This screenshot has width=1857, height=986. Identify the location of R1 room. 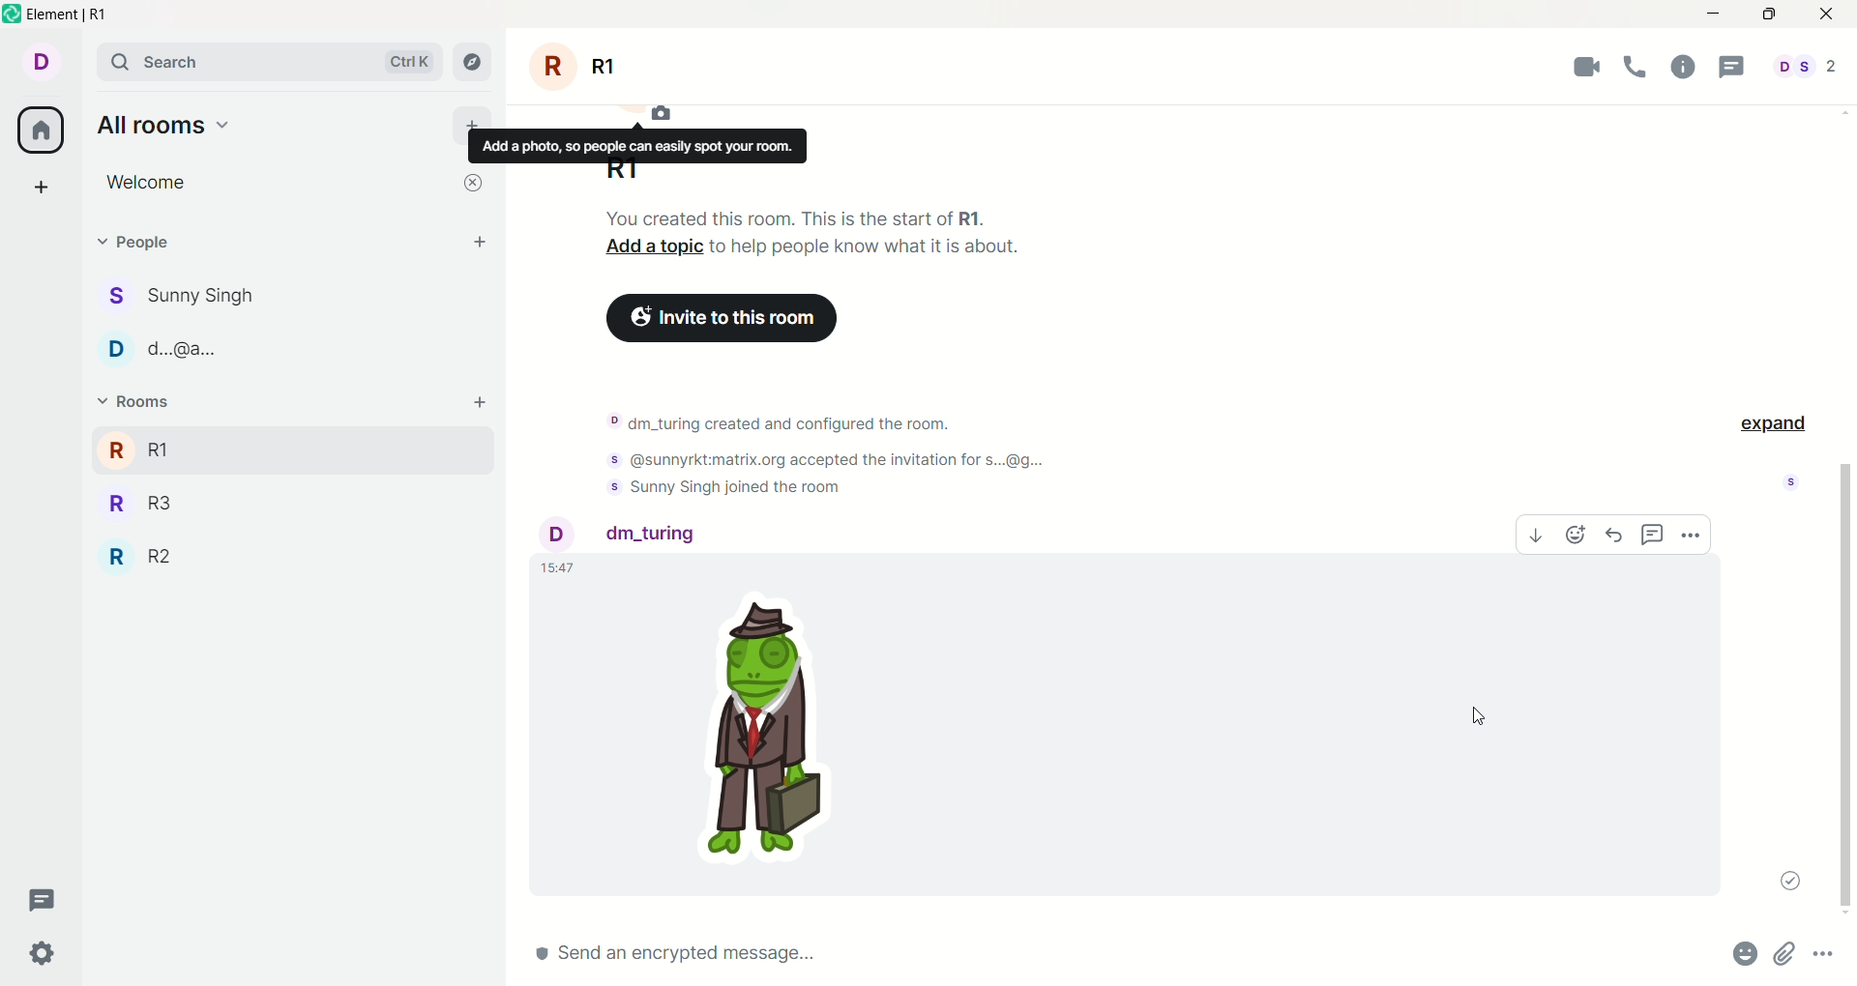
(261, 449).